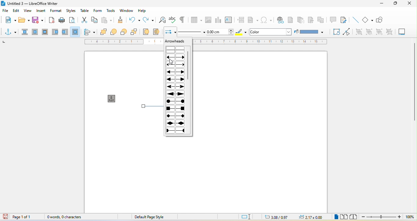 Image resolution: width=417 pixels, height=221 pixels. What do you see at coordinates (369, 31) in the screenshot?
I see `enter group` at bounding box center [369, 31].